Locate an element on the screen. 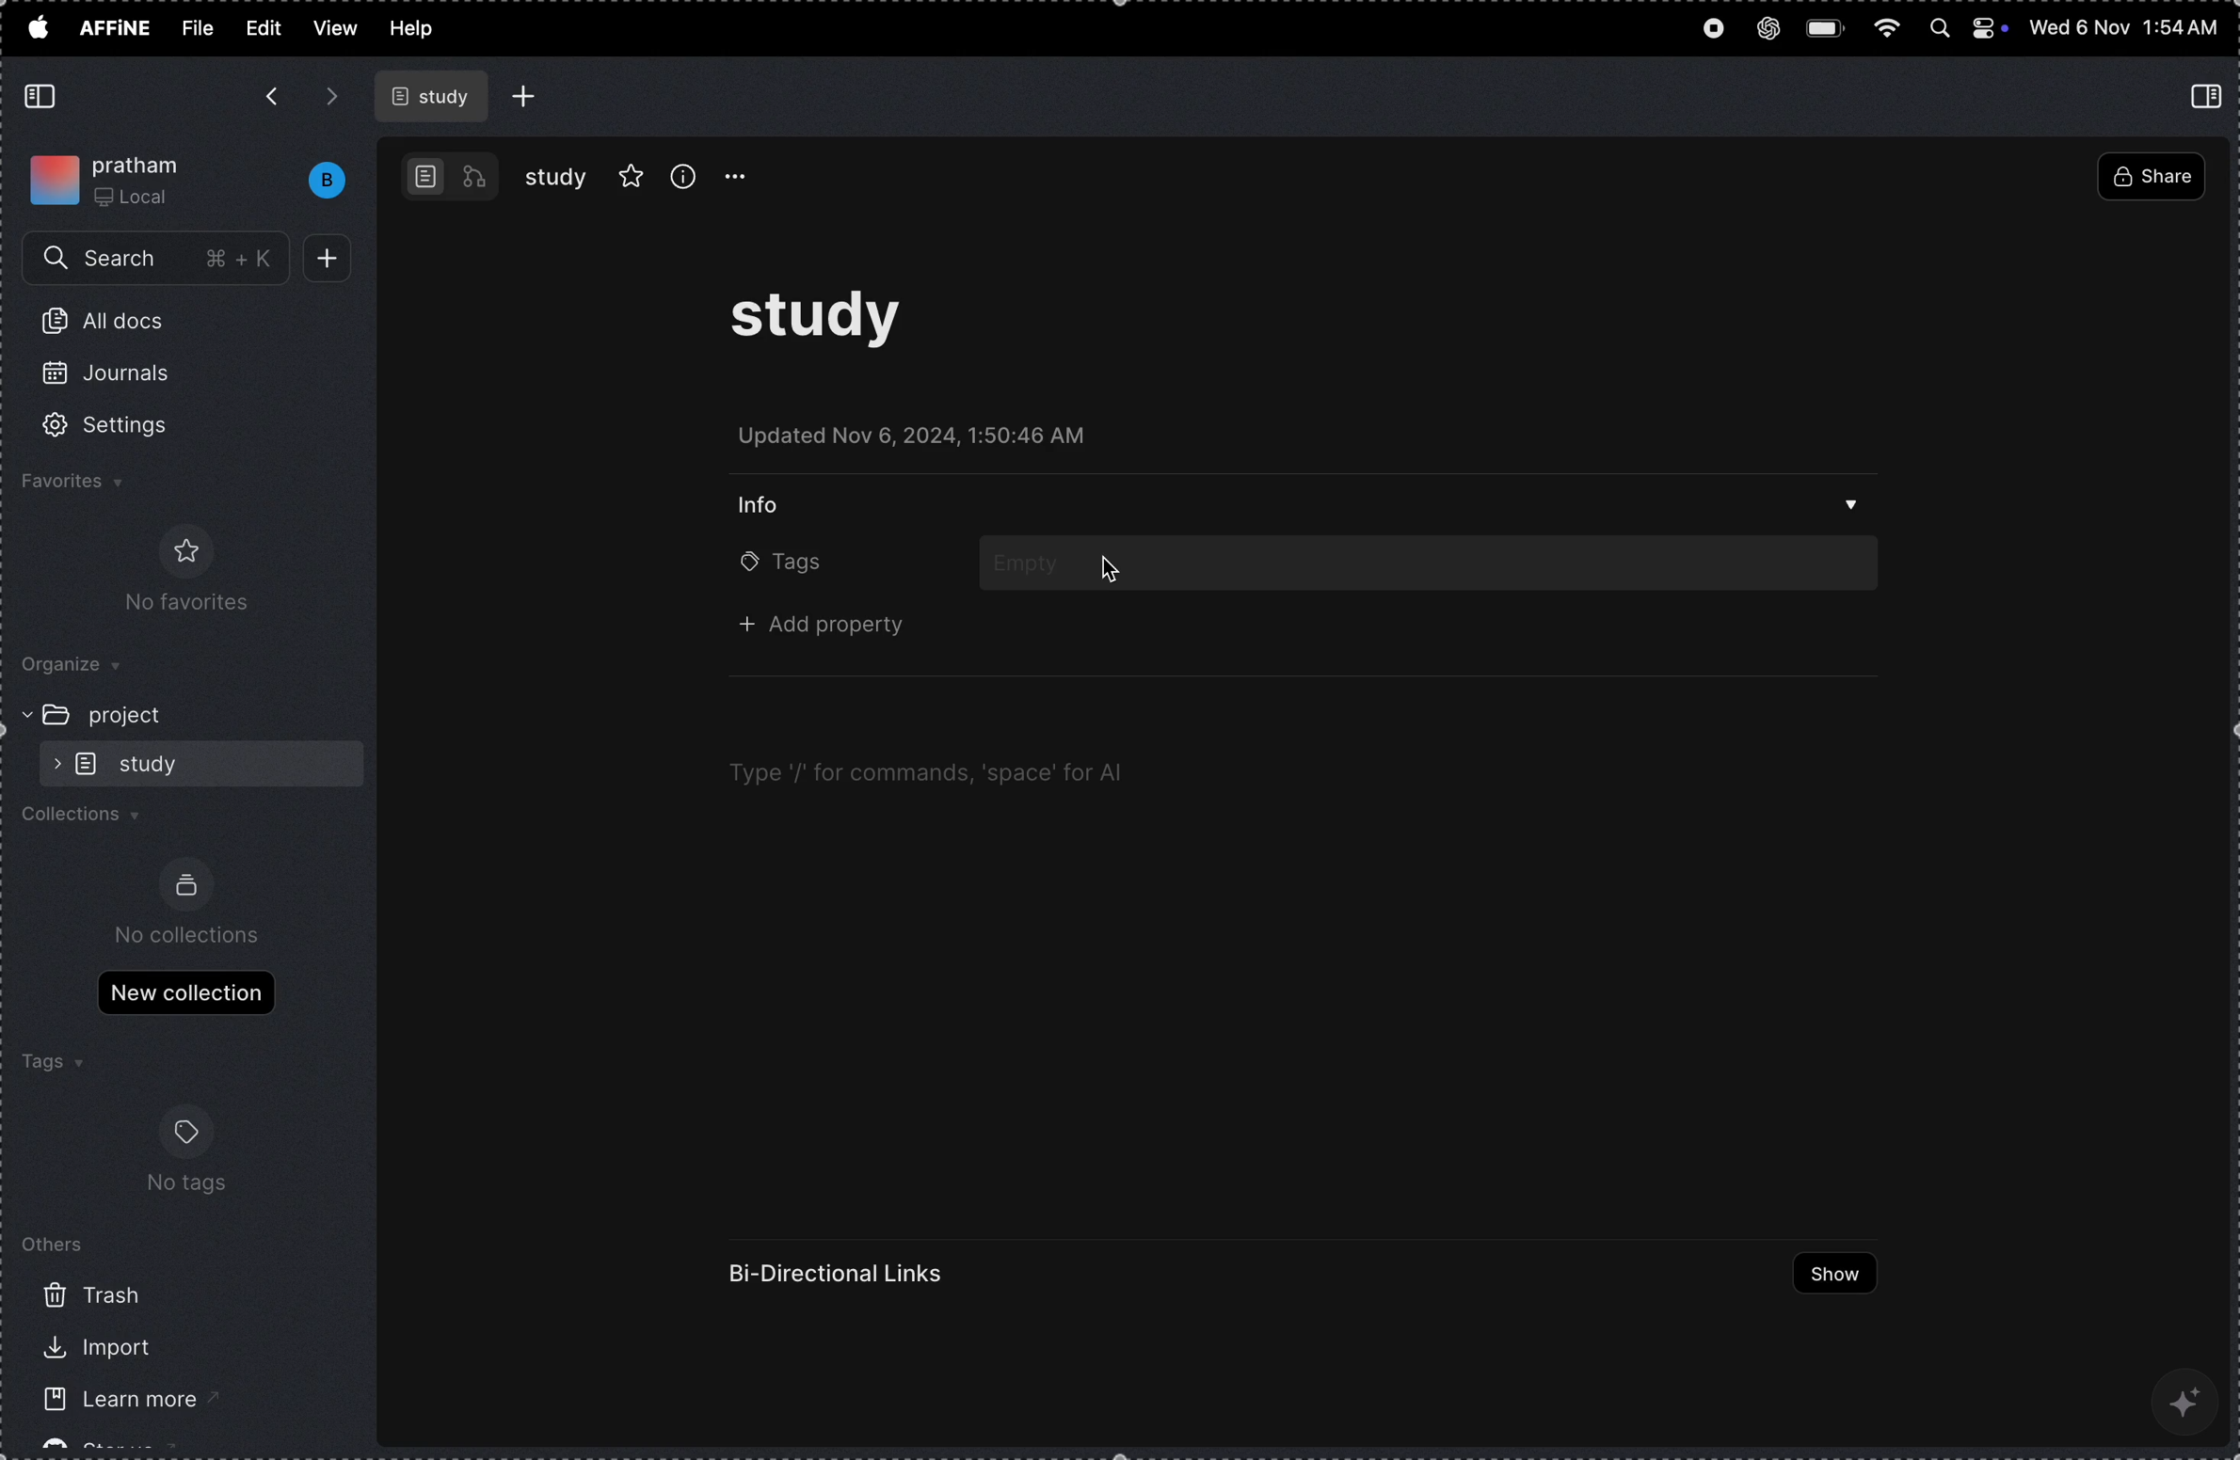  show is located at coordinates (1825, 1274).